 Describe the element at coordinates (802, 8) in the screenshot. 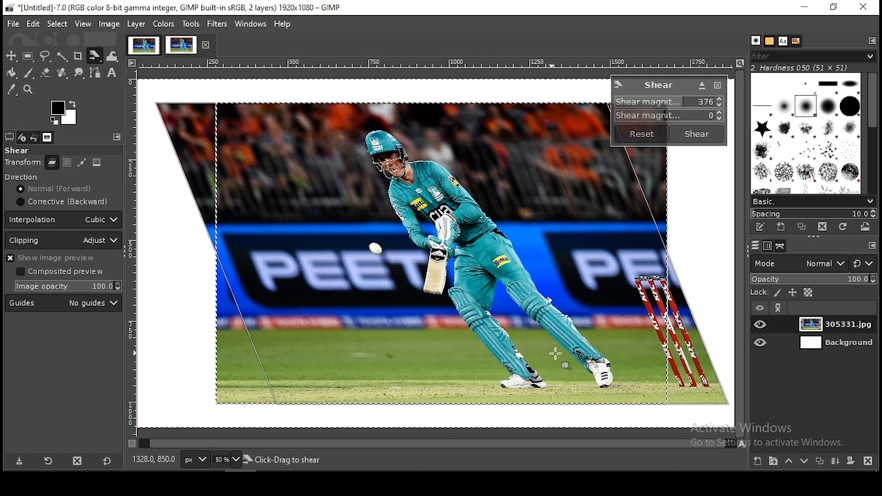

I see `minimize` at that location.